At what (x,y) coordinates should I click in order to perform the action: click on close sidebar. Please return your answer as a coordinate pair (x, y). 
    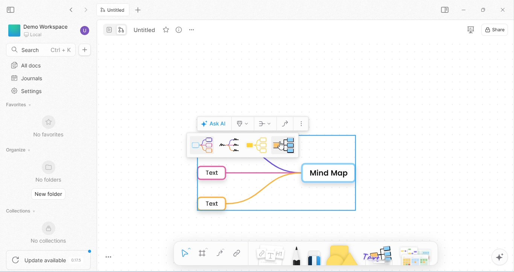
    Looking at the image, I should click on (11, 10).